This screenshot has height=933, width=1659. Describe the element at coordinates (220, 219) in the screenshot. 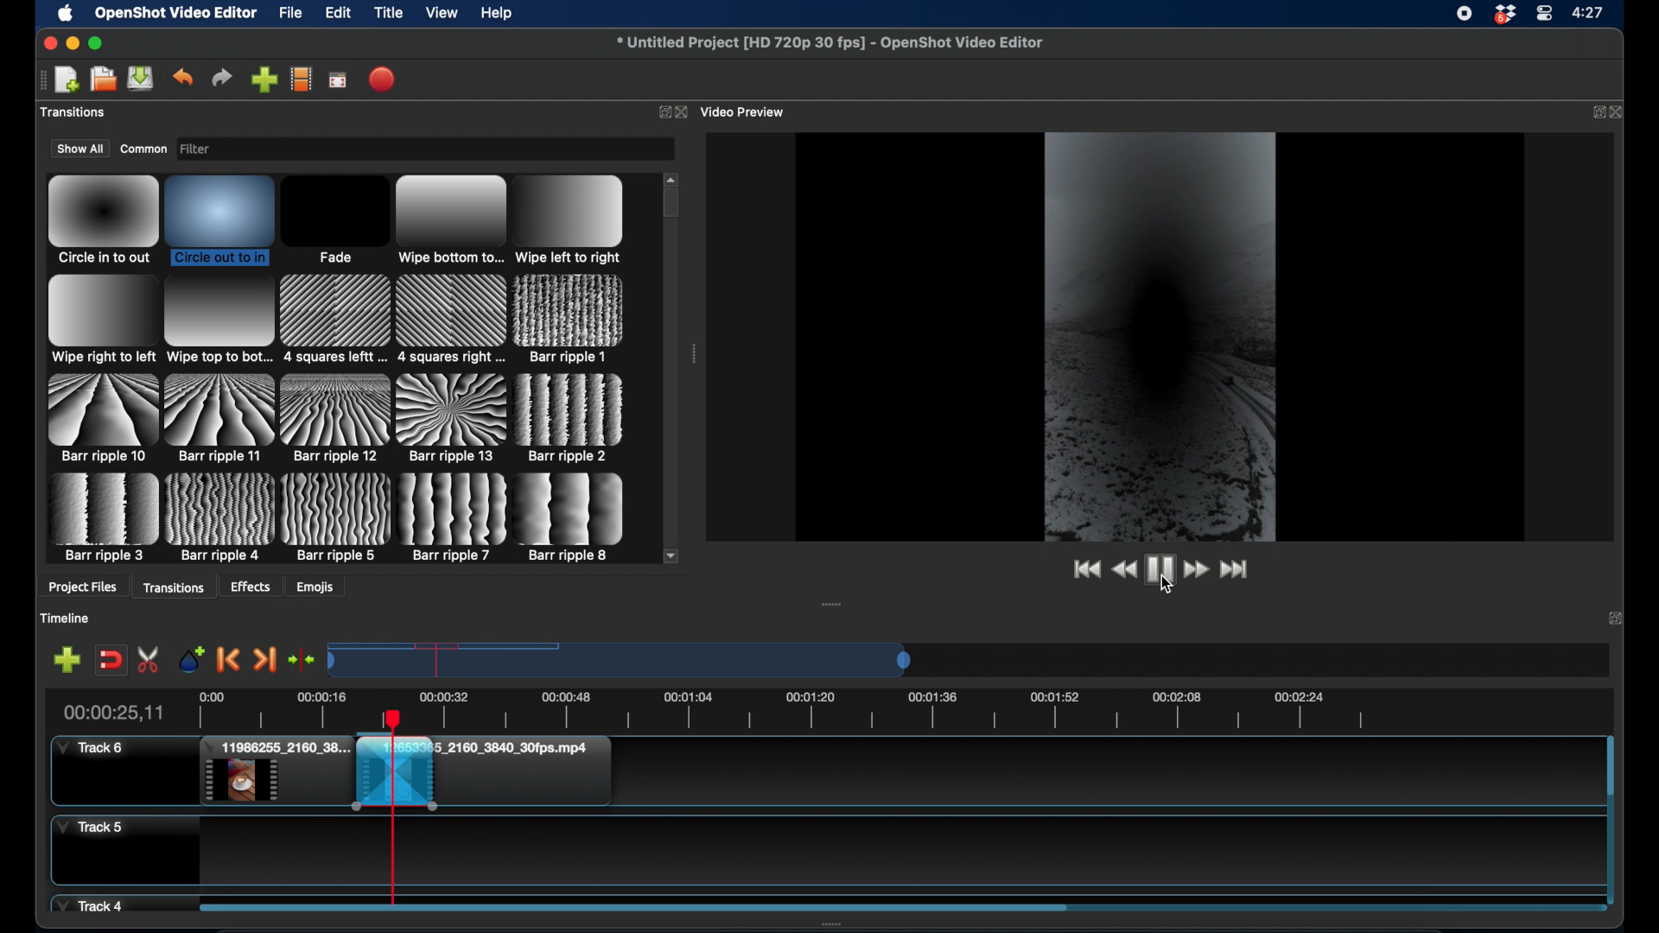

I see `transition` at that location.